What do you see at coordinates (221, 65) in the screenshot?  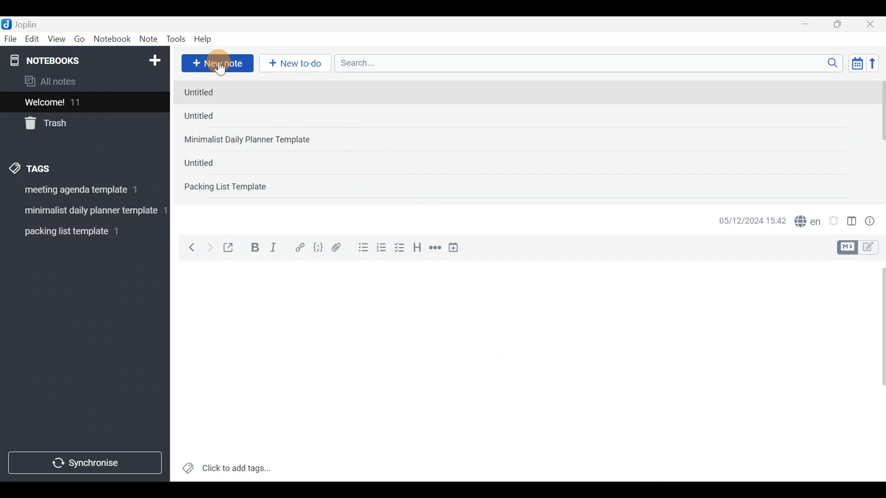 I see `Cursor` at bounding box center [221, 65].